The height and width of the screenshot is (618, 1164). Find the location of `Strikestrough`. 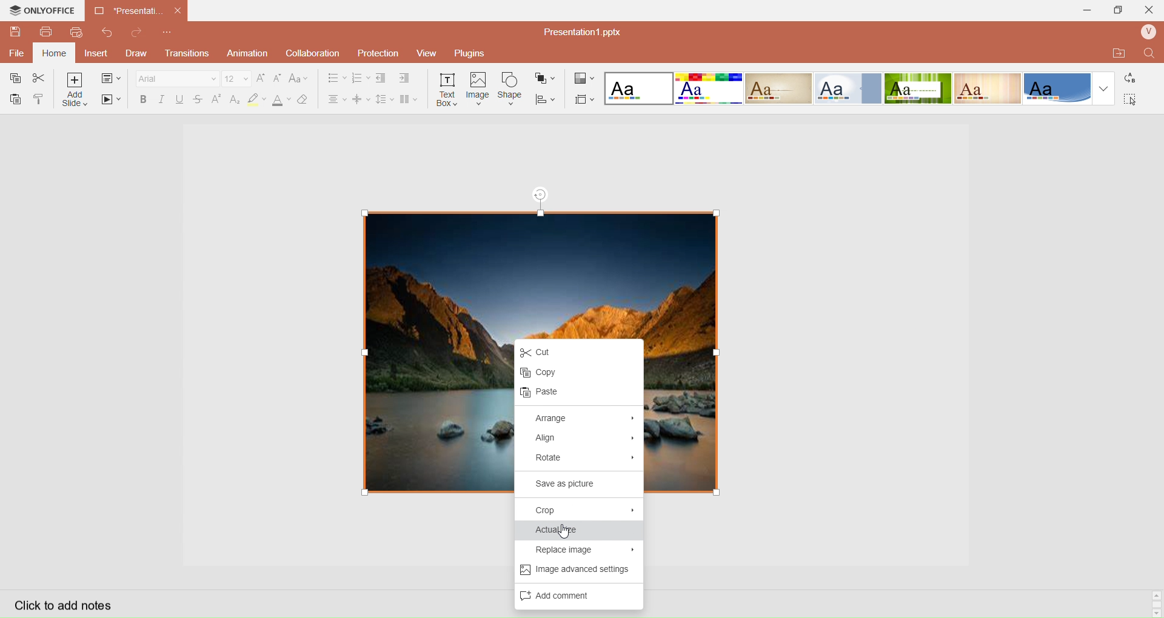

Strikestrough is located at coordinates (197, 99).